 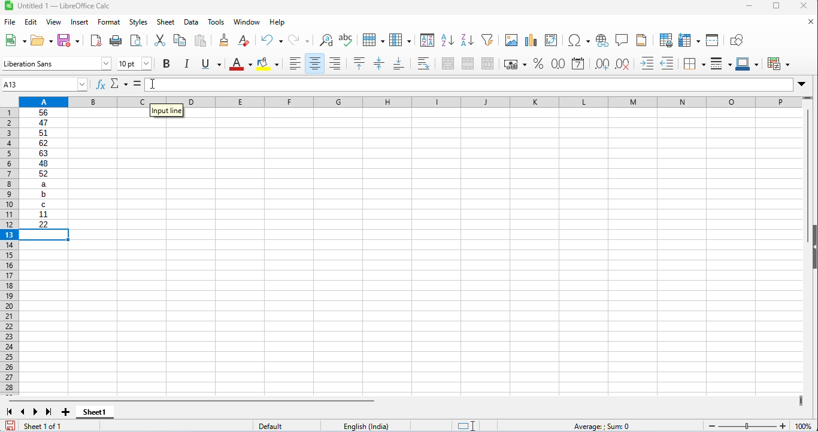 What do you see at coordinates (694, 64) in the screenshot?
I see `border` at bounding box center [694, 64].